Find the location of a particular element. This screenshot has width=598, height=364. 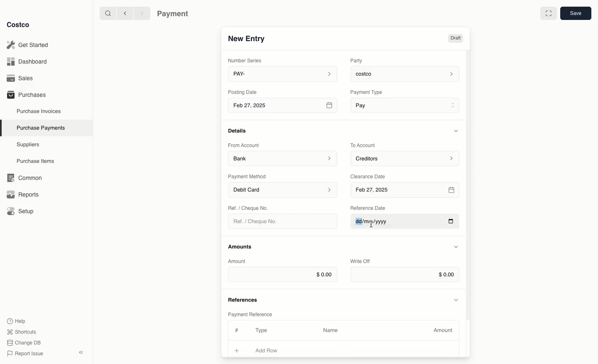

‘Payment Type is located at coordinates (366, 92).